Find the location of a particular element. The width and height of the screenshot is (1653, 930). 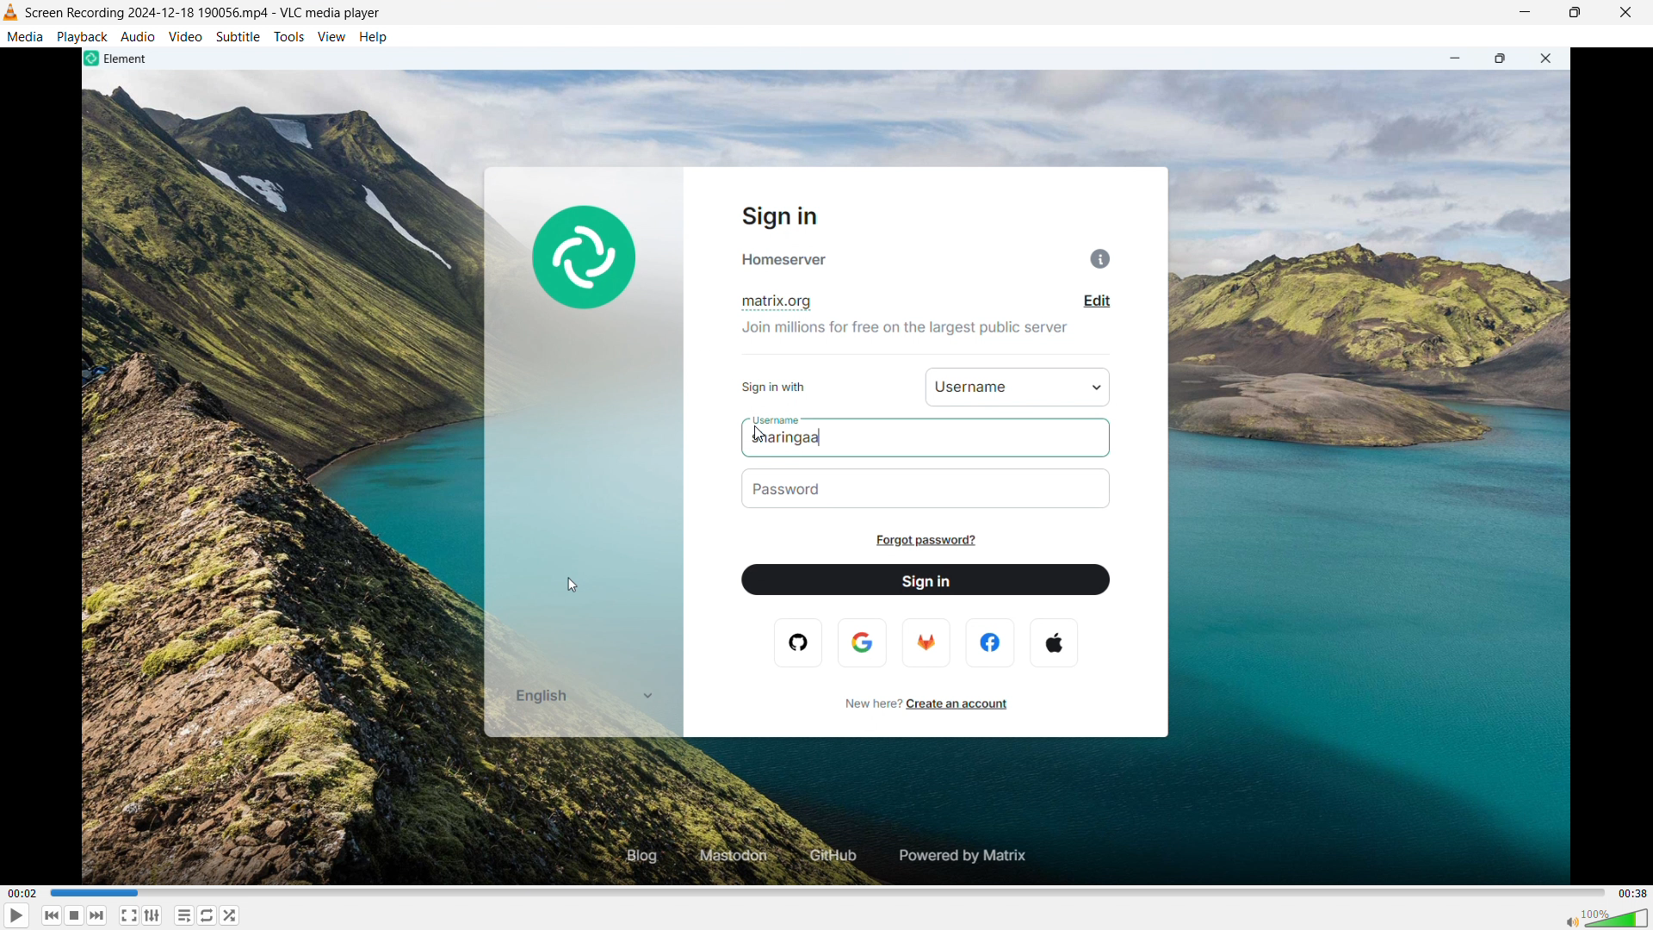

username is located at coordinates (778, 419).